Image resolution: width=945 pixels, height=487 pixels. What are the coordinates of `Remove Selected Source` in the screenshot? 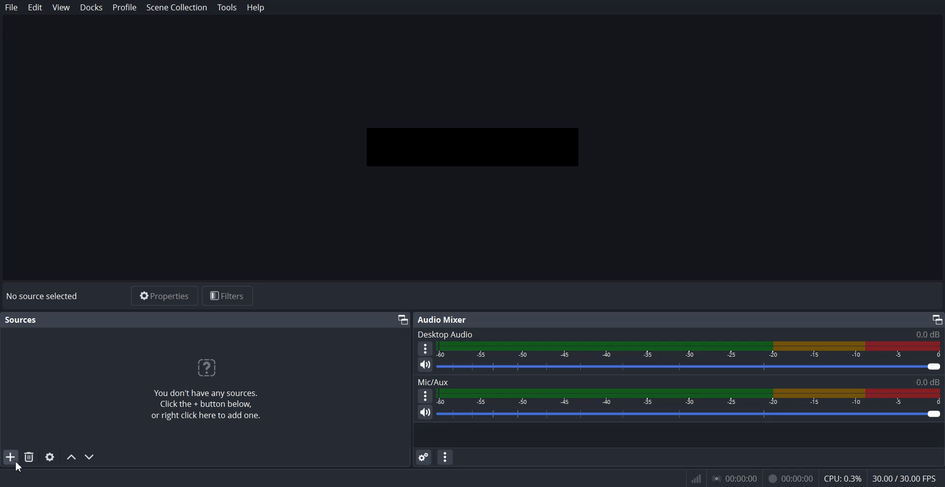 It's located at (29, 457).